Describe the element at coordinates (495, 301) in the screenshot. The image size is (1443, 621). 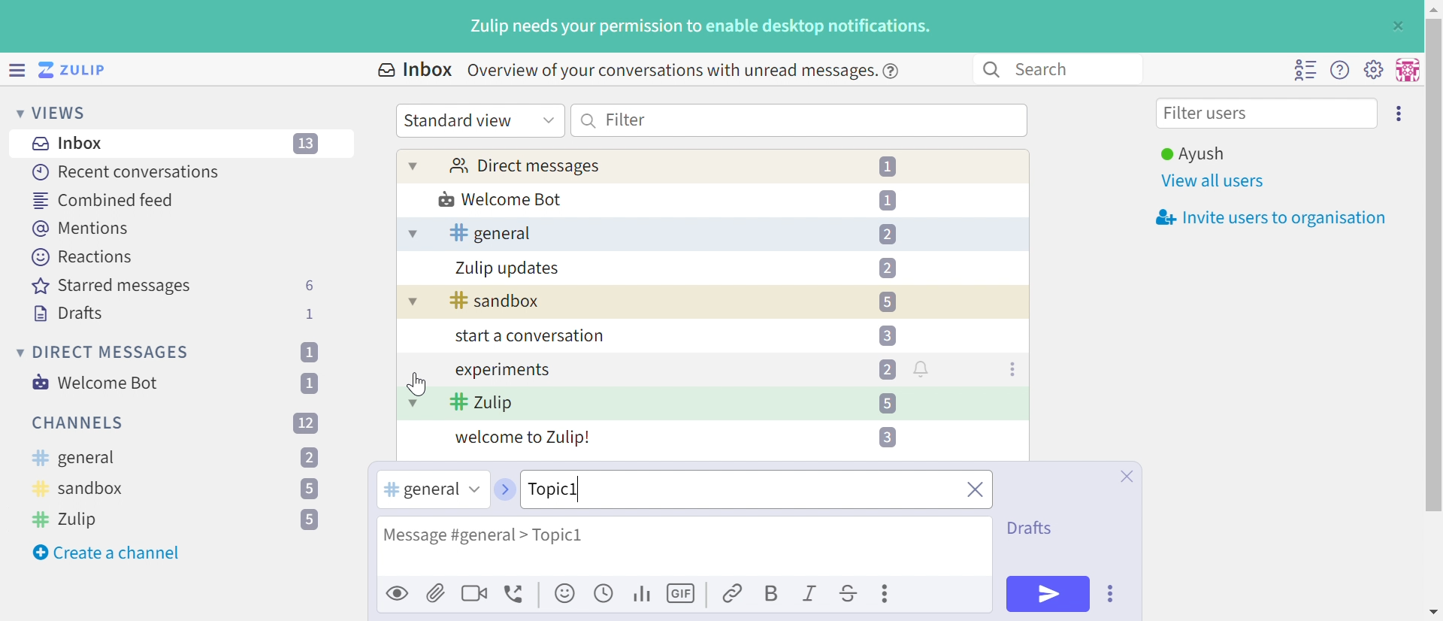
I see `sandbox` at that location.